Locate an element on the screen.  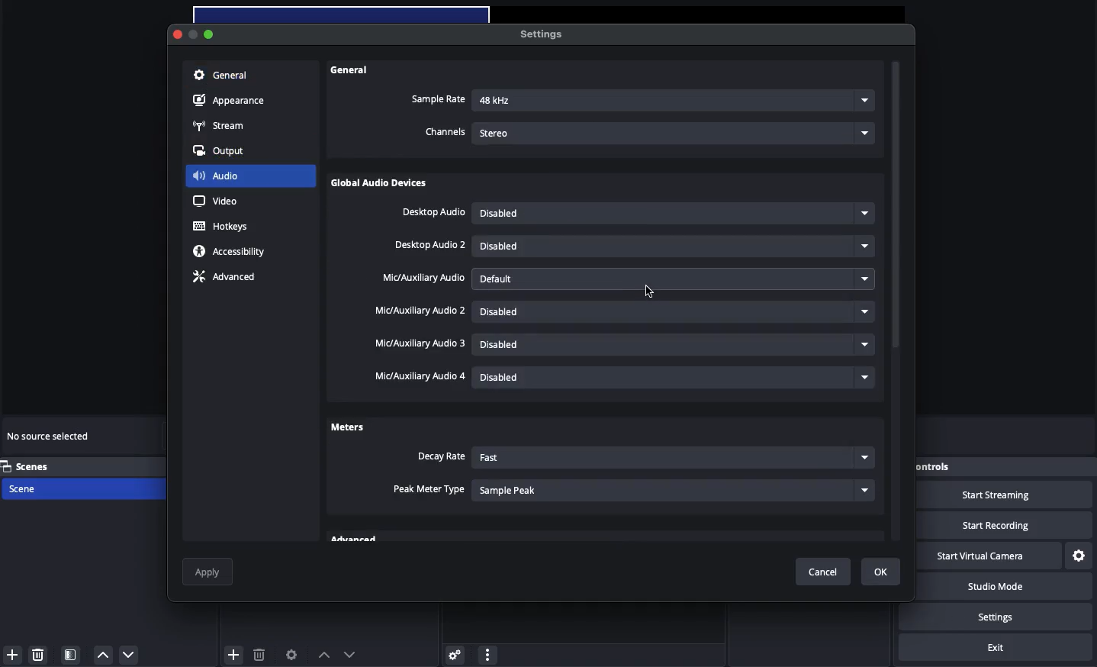
Start streaming is located at coordinates (1009, 495).